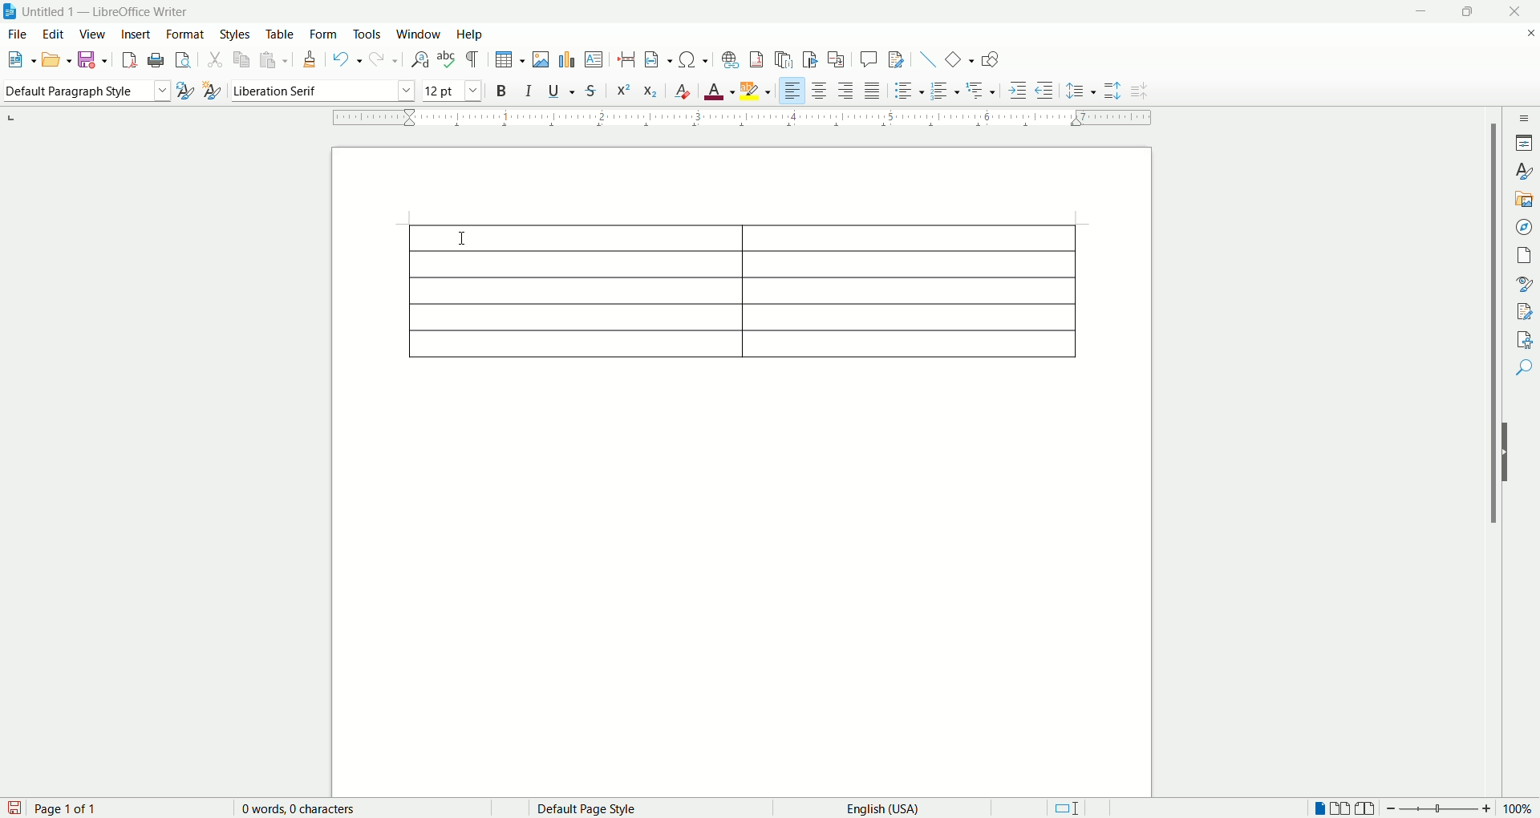 The width and height of the screenshot is (1540, 818). Describe the element at coordinates (542, 59) in the screenshot. I see `insert image` at that location.